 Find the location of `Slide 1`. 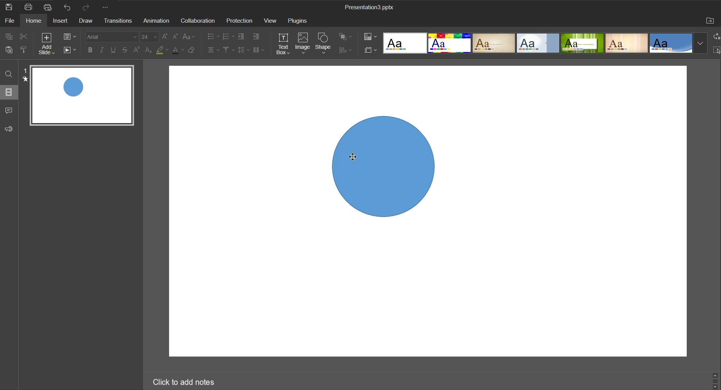

Slide 1 is located at coordinates (83, 97).